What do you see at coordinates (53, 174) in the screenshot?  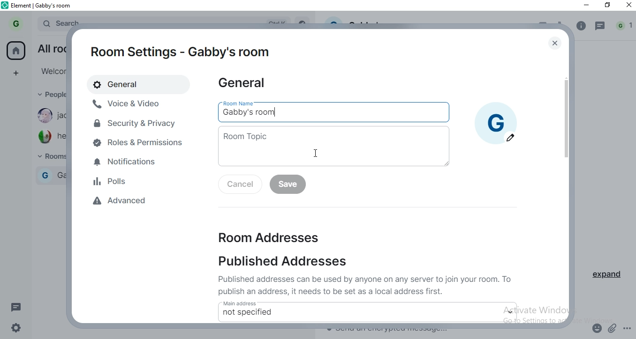 I see `gabby room` at bounding box center [53, 174].